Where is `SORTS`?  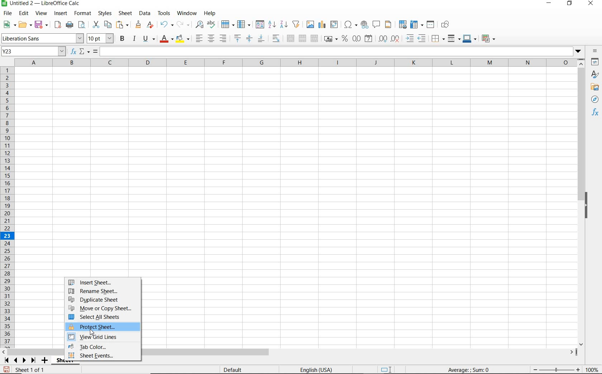 SORTS is located at coordinates (260, 25).